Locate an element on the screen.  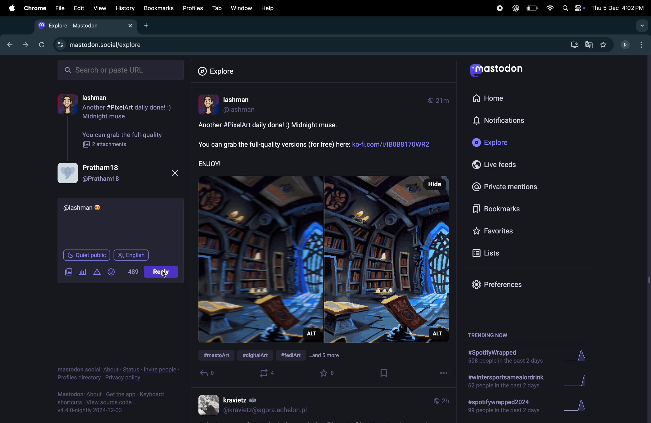
Private mentions is located at coordinates (505, 186).